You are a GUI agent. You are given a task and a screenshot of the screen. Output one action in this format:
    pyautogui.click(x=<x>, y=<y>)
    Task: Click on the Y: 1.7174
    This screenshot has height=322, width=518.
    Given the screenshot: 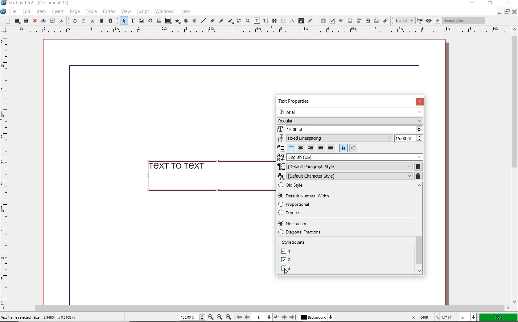 What is the action you would take?
    pyautogui.click(x=445, y=317)
    